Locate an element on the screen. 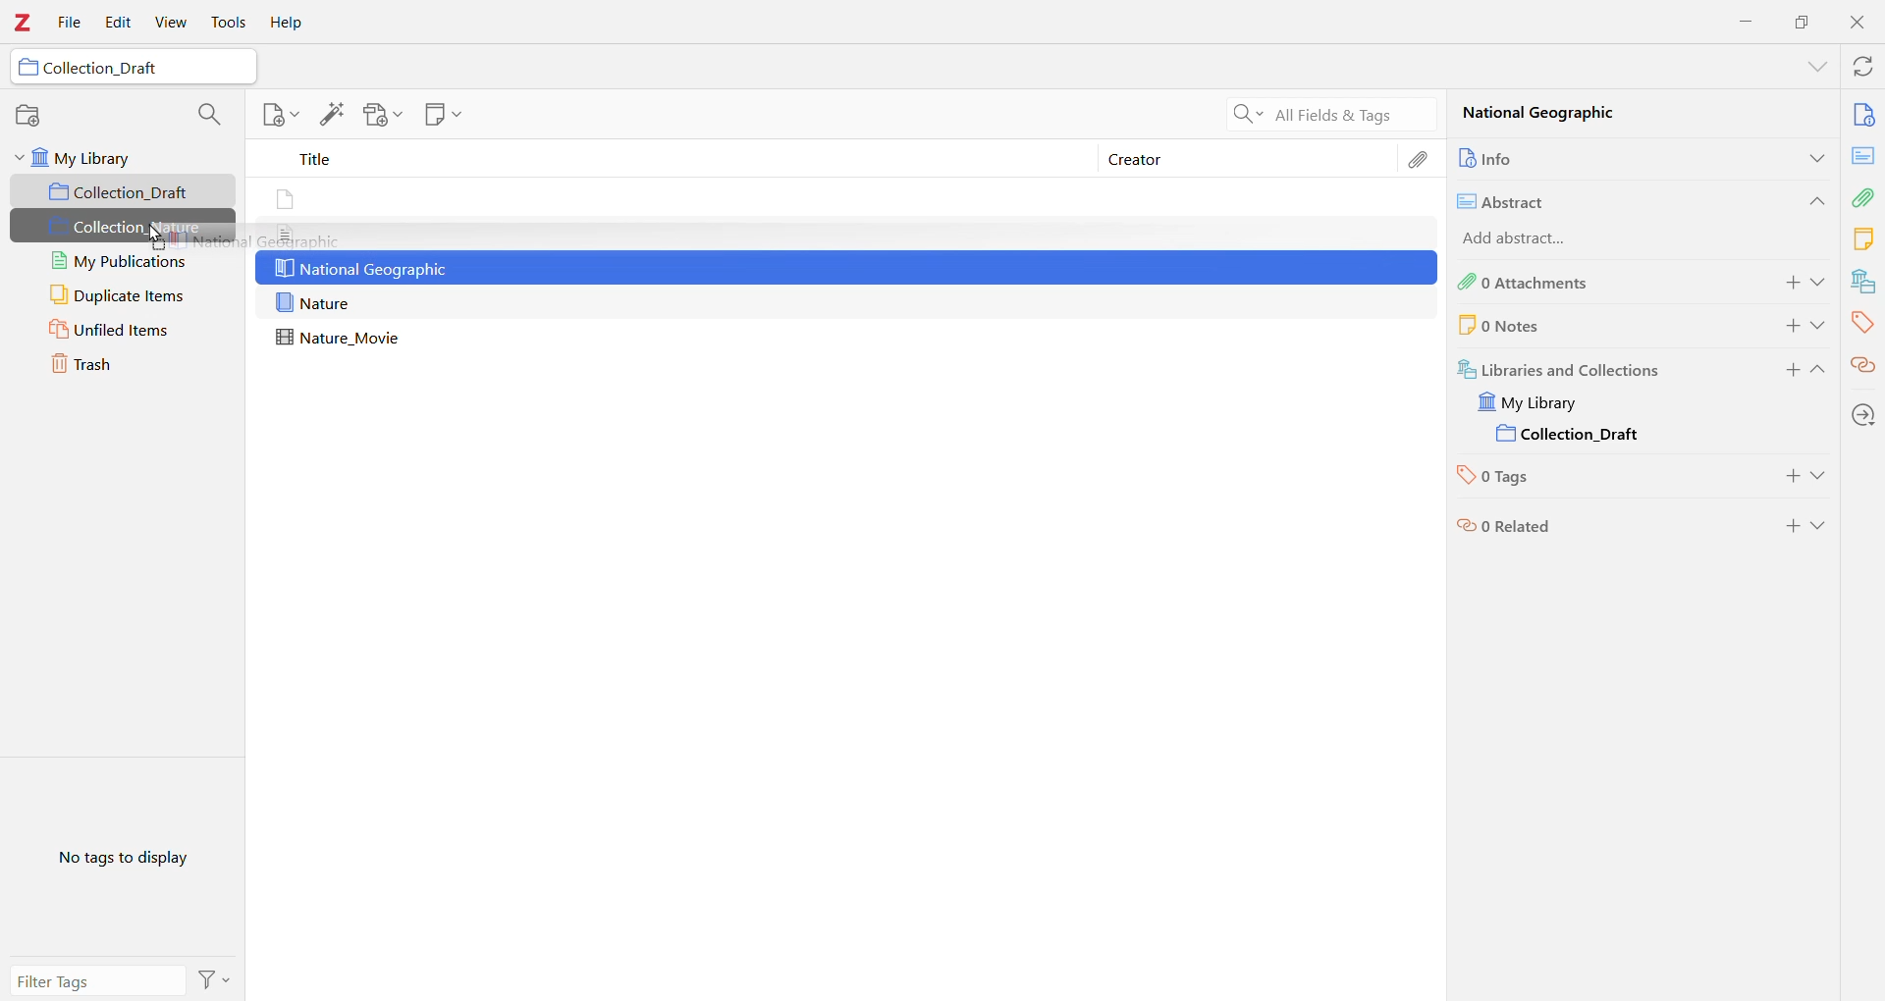 This screenshot has height=1001, width=1885. Creator is located at coordinates (1248, 159).